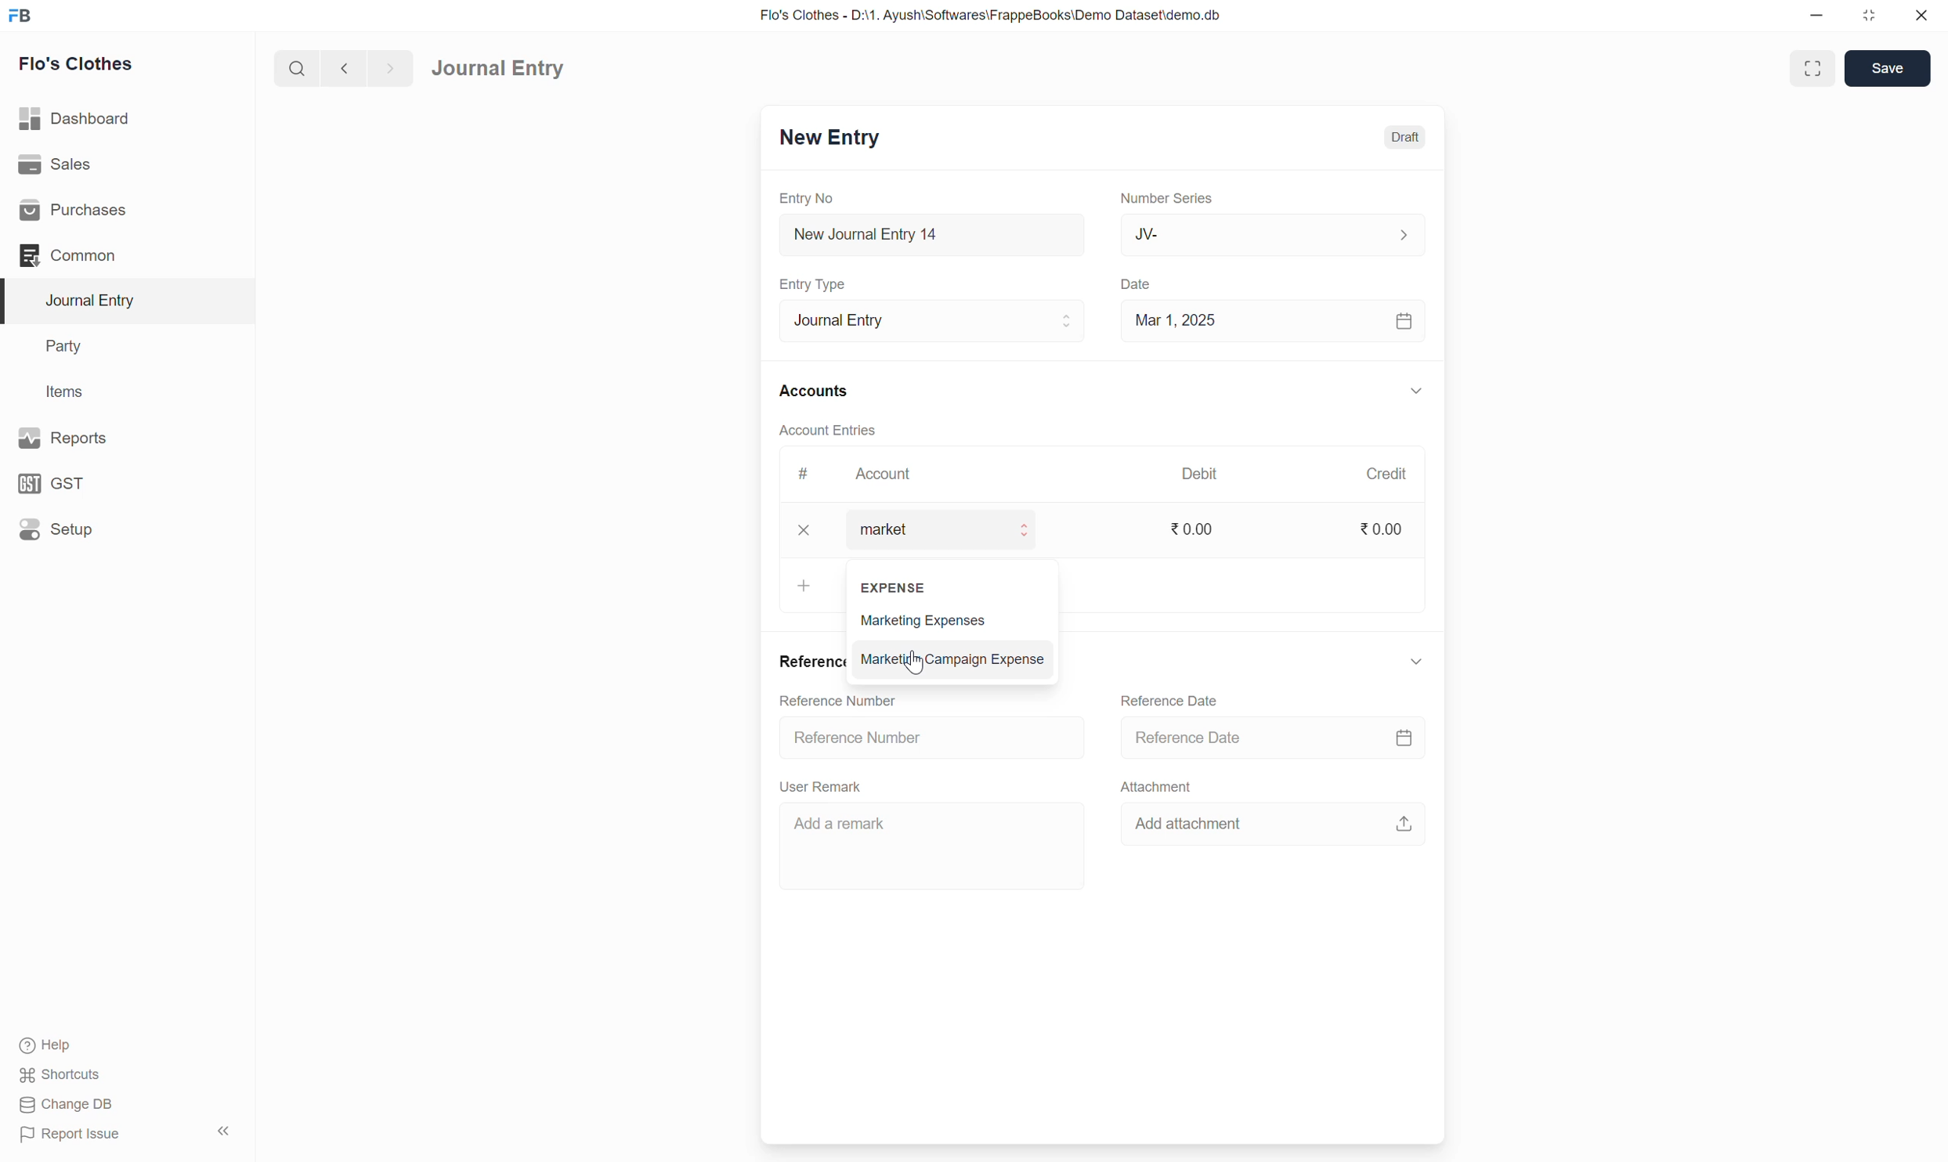 The height and width of the screenshot is (1162, 1948). Describe the element at coordinates (497, 69) in the screenshot. I see `Journal Entry` at that location.